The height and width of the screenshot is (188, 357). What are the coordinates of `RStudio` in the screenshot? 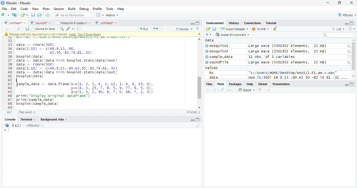 It's located at (346, 15).